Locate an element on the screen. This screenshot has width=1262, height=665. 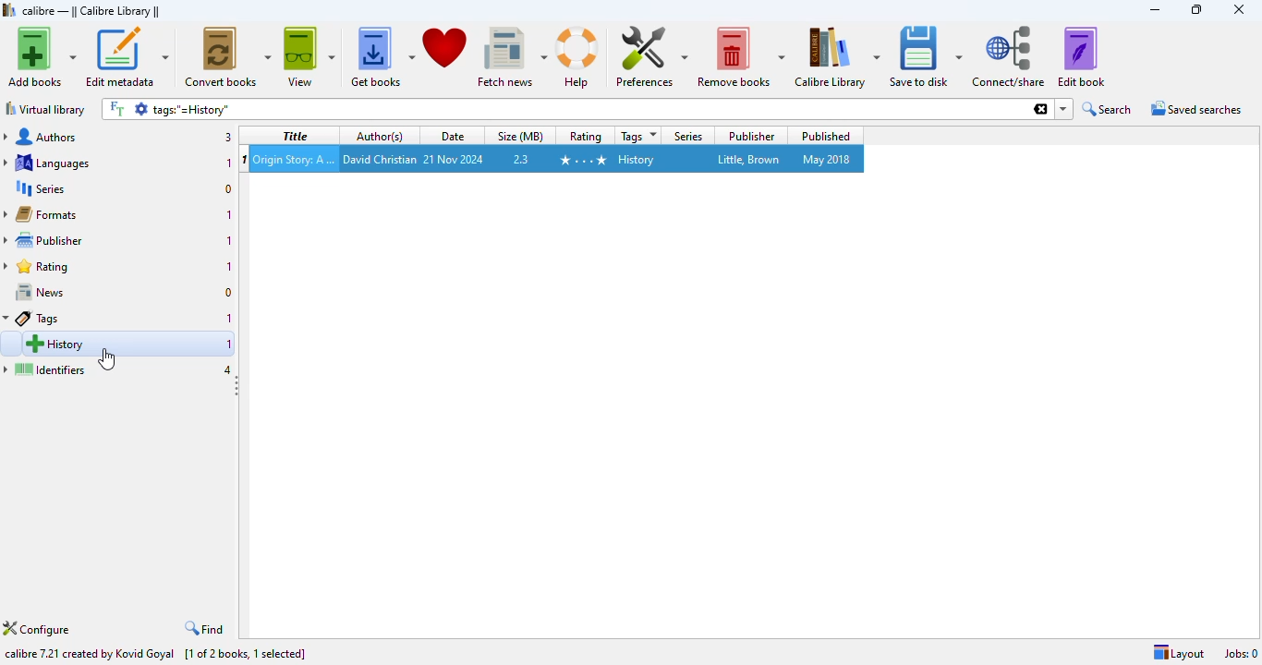
preferences is located at coordinates (651, 55).